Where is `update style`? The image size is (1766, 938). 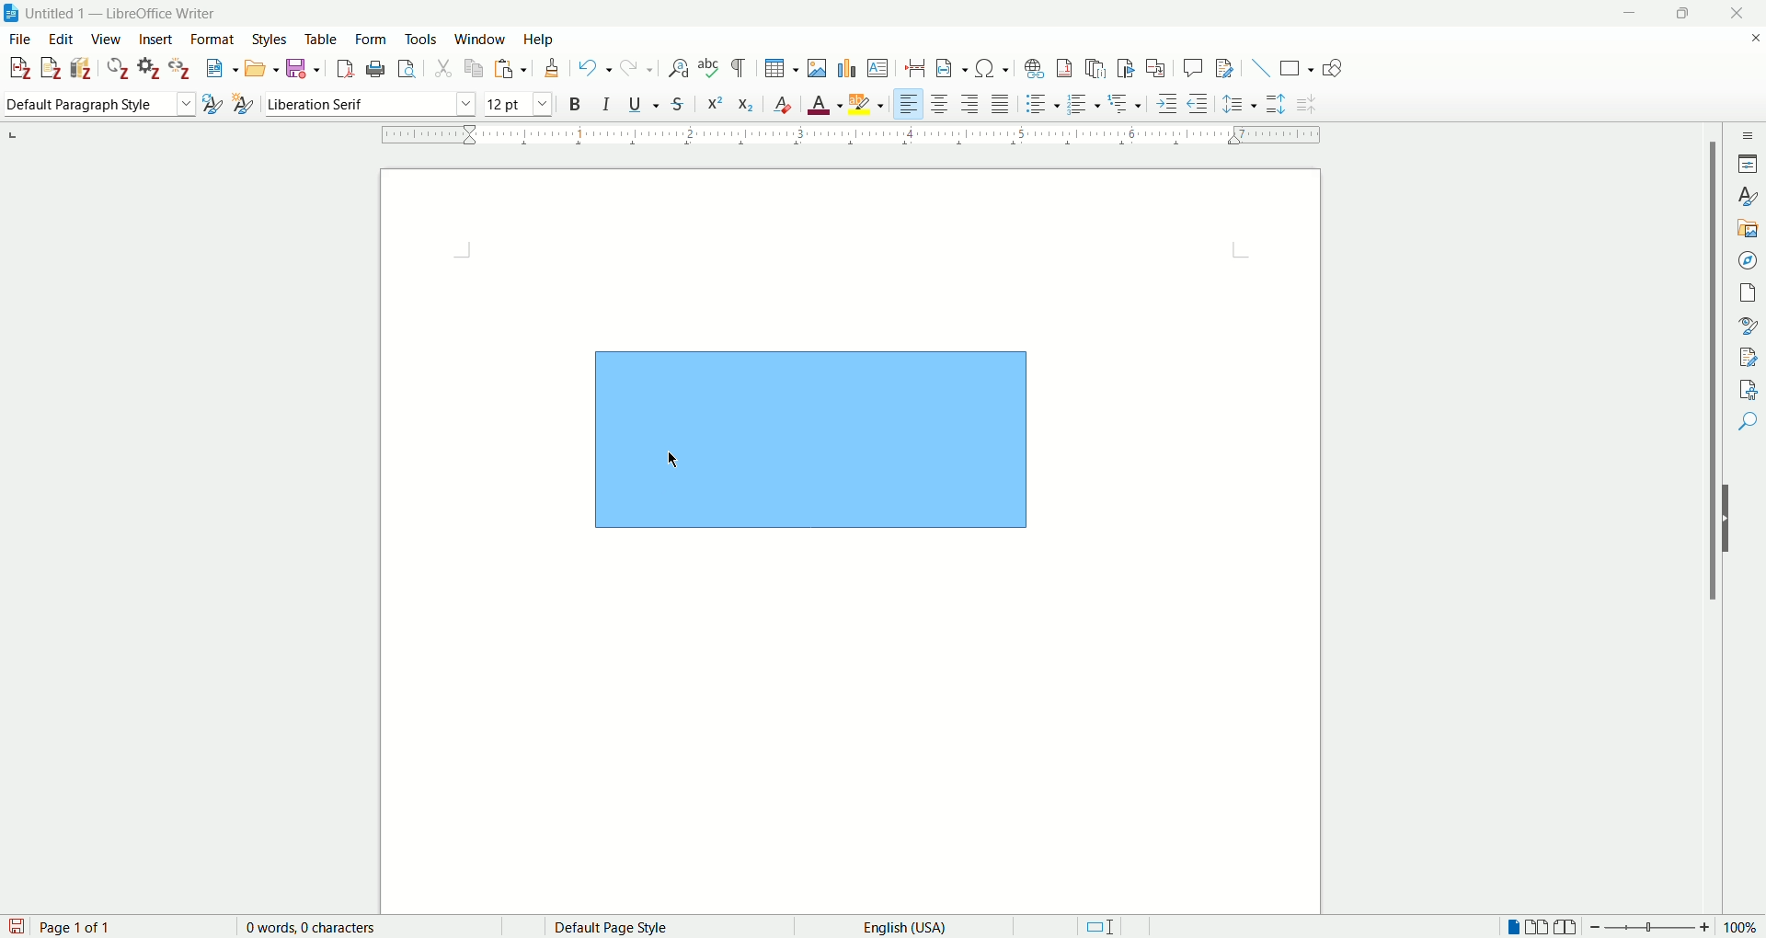 update style is located at coordinates (215, 103).